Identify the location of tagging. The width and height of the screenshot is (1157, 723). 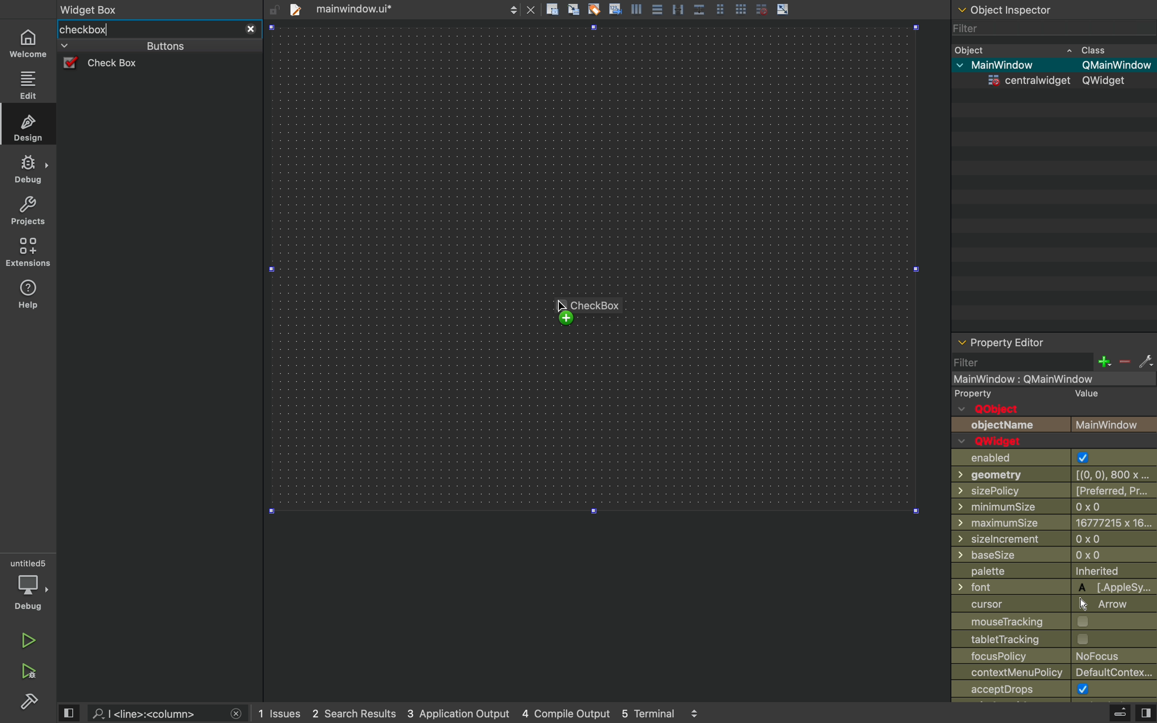
(594, 8).